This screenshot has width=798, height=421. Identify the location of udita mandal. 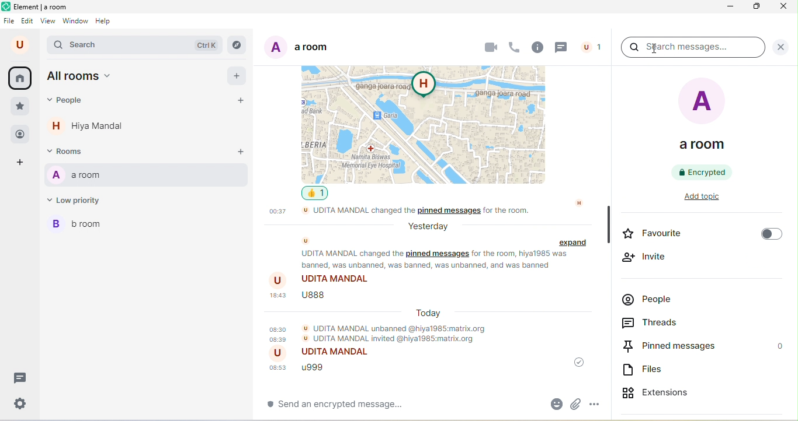
(322, 280).